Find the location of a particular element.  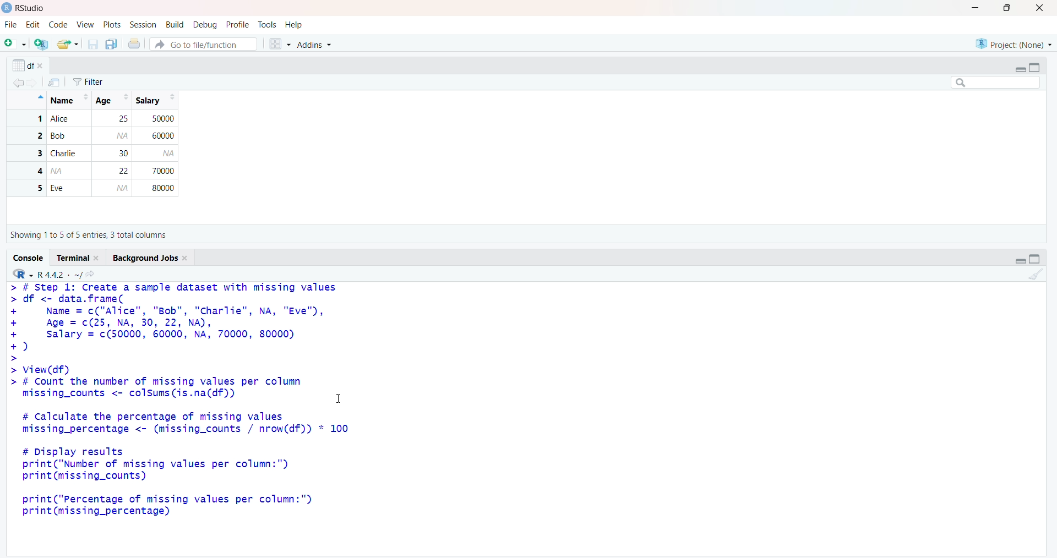

Terminal is located at coordinates (78, 259).